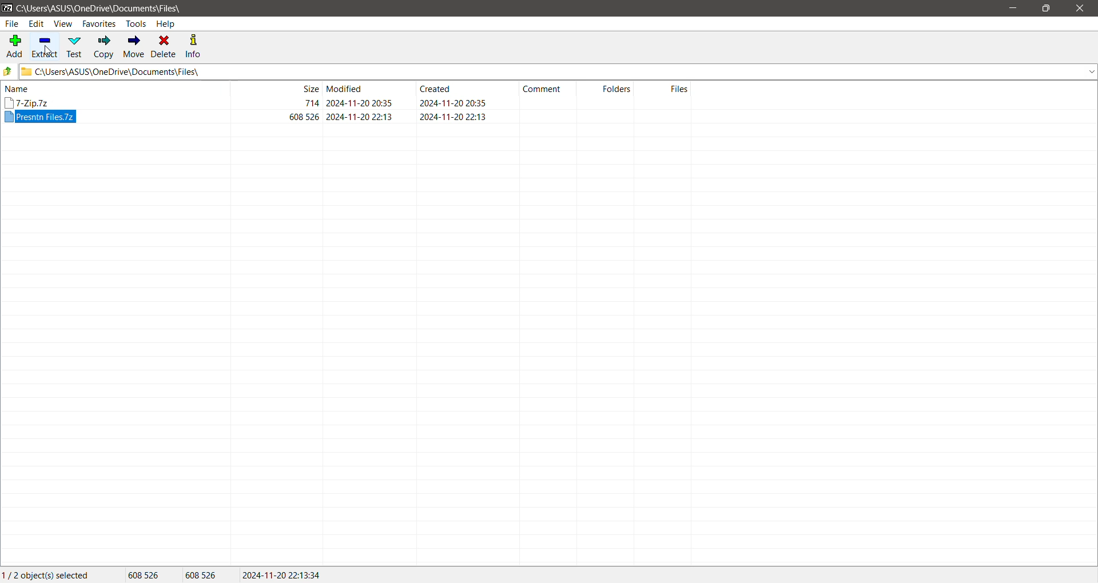 This screenshot has height=583, width=1098. Describe the element at coordinates (100, 23) in the screenshot. I see `Favorites` at that location.